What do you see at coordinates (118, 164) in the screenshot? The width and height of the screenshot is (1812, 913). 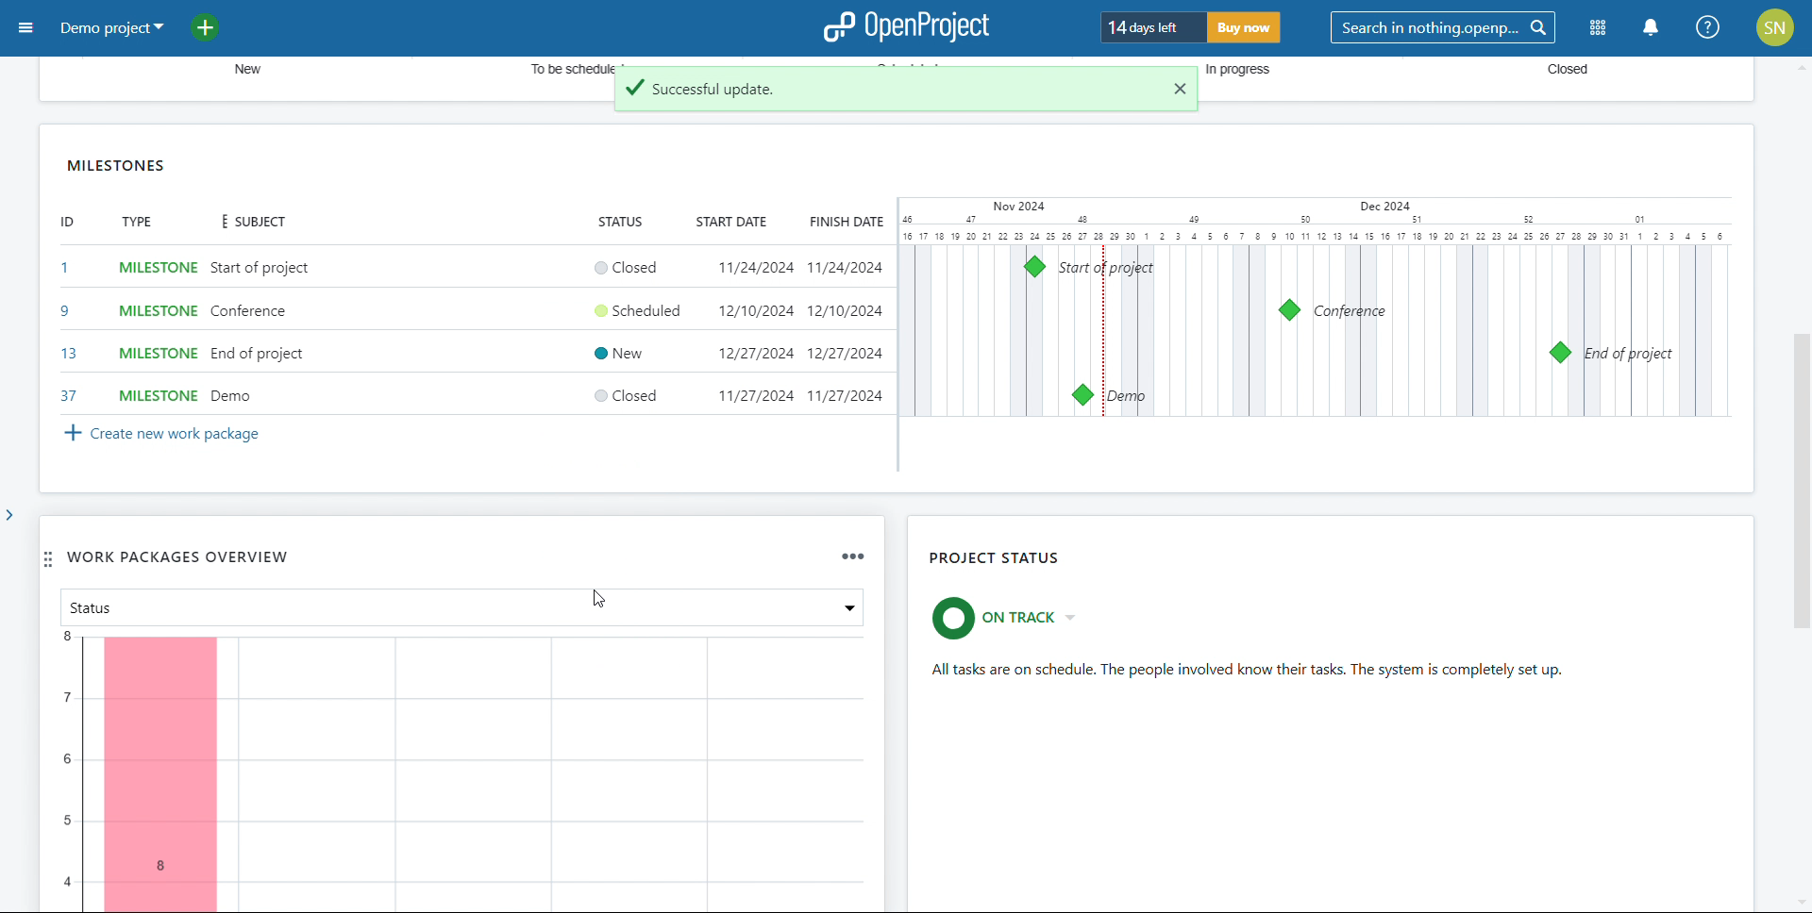 I see `milestones` at bounding box center [118, 164].